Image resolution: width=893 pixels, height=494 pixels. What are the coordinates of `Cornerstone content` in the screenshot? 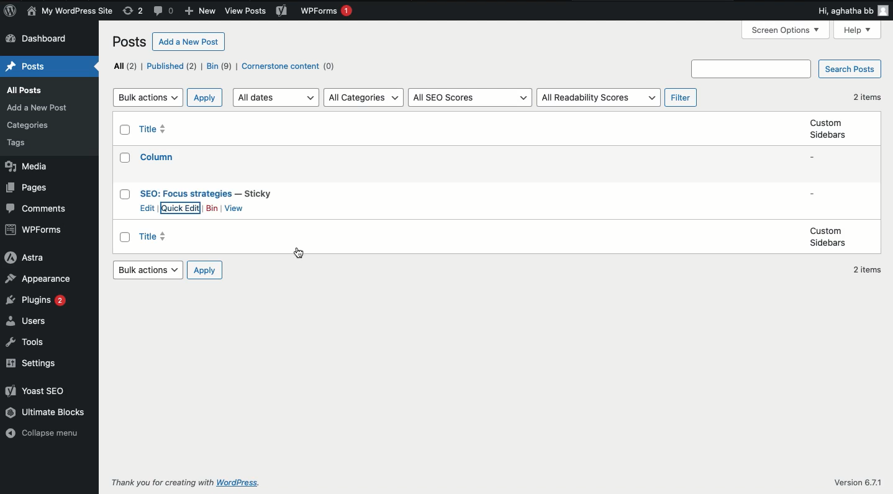 It's located at (291, 67).